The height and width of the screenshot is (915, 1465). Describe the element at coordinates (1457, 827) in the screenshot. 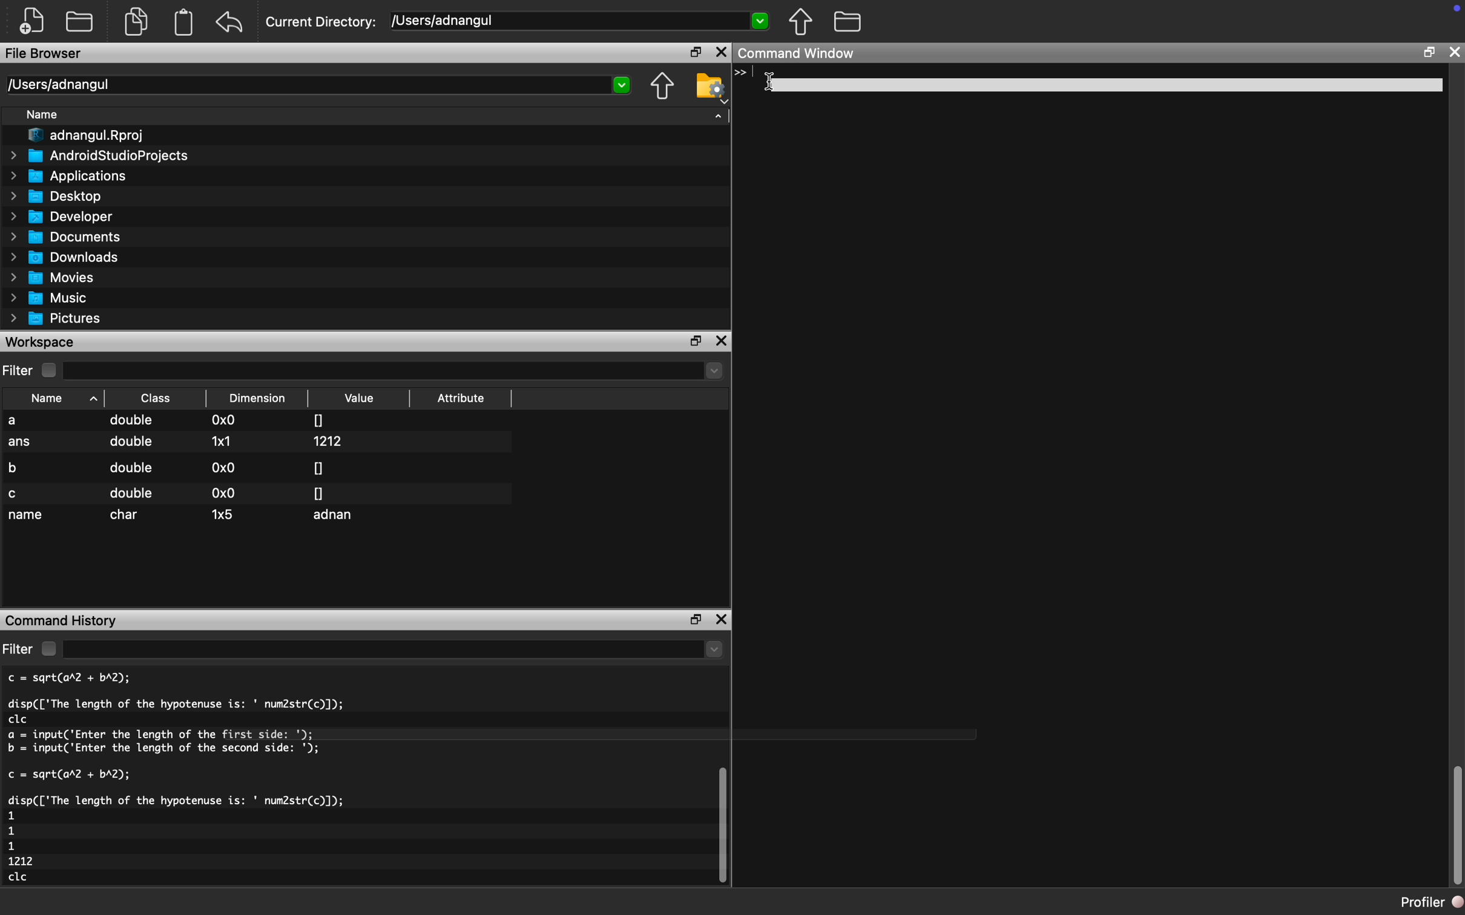

I see `vertical scroll bar` at that location.